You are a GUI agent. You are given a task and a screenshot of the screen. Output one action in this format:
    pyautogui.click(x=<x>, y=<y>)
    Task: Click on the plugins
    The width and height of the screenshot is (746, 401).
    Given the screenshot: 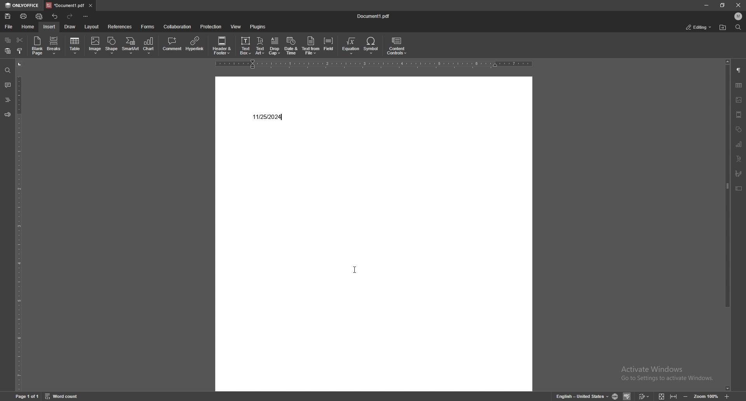 What is the action you would take?
    pyautogui.click(x=259, y=27)
    